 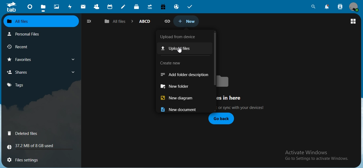 I want to click on photos, so click(x=57, y=6).